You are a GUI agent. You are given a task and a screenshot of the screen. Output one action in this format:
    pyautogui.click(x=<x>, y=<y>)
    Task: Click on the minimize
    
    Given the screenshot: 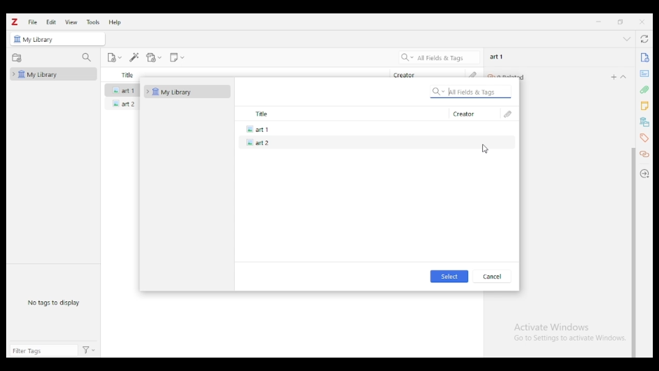 What is the action you would take?
    pyautogui.click(x=598, y=22)
    